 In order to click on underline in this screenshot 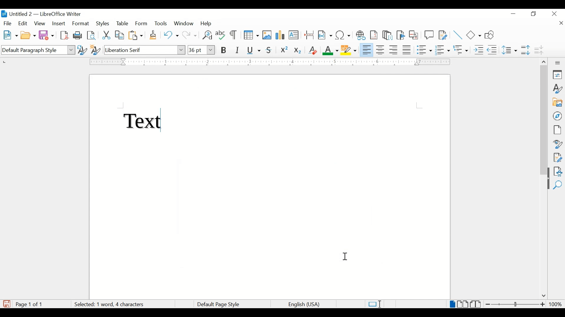, I will do `click(254, 50)`.